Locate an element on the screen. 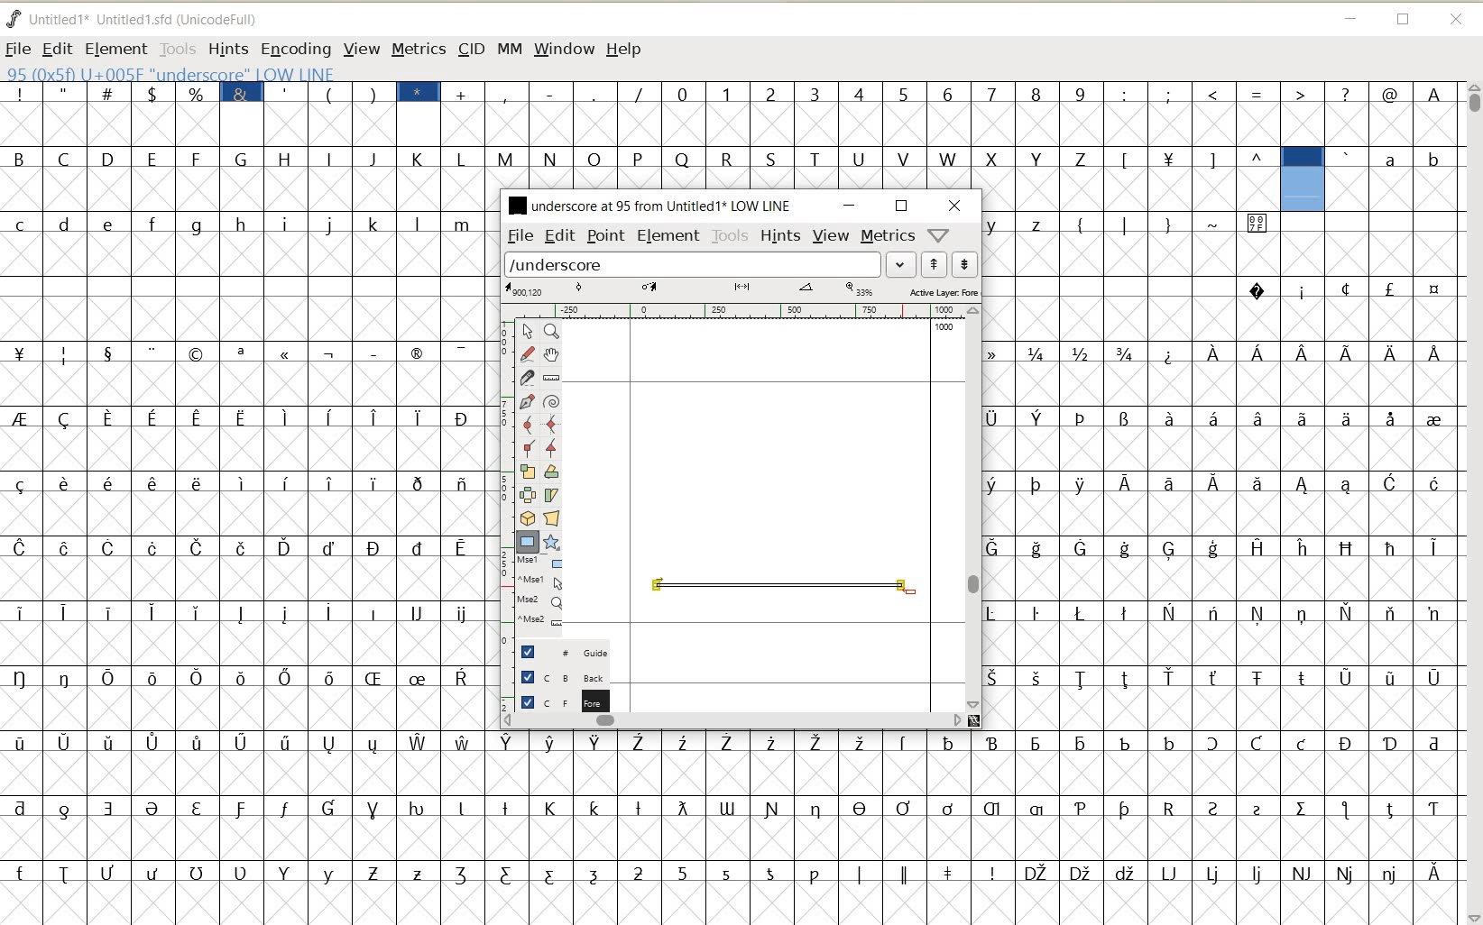 The image size is (1483, 925). WINDOW is located at coordinates (565, 50).